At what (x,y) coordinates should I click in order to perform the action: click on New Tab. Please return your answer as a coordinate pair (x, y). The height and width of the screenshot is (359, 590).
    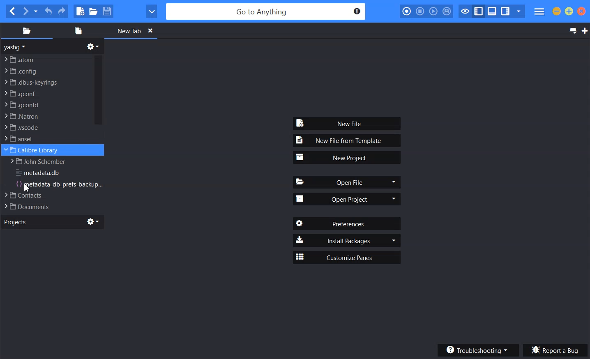
    Looking at the image, I should click on (123, 30).